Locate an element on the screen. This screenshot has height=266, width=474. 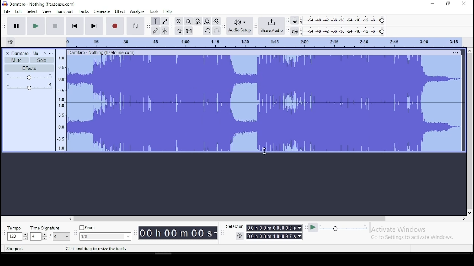
Drop down is located at coordinates (299, 227).